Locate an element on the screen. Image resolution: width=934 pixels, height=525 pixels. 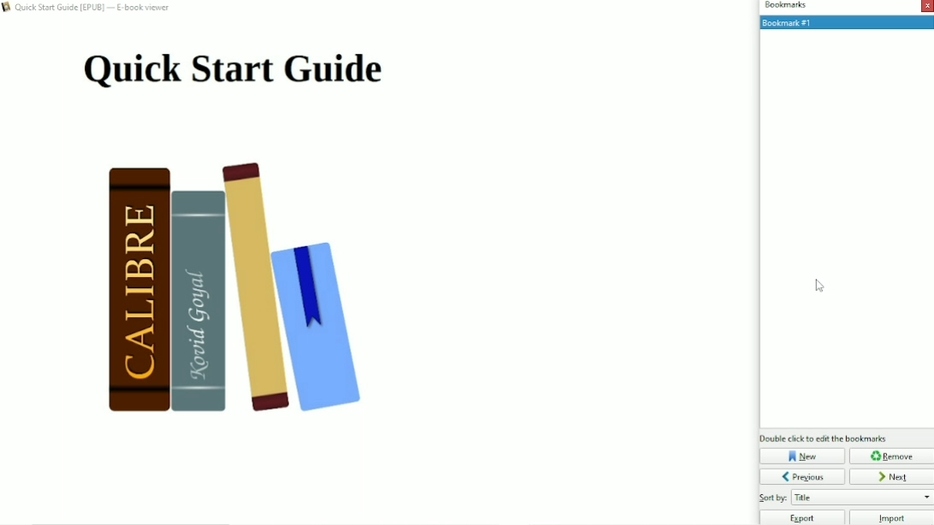
Remove is located at coordinates (891, 456).